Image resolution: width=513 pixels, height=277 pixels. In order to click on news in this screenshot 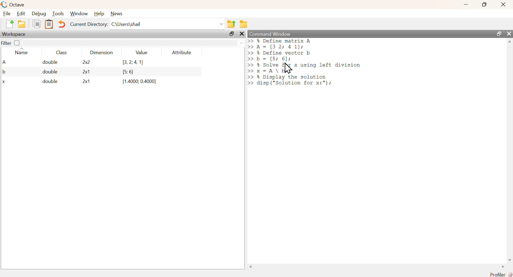, I will do `click(116, 13)`.